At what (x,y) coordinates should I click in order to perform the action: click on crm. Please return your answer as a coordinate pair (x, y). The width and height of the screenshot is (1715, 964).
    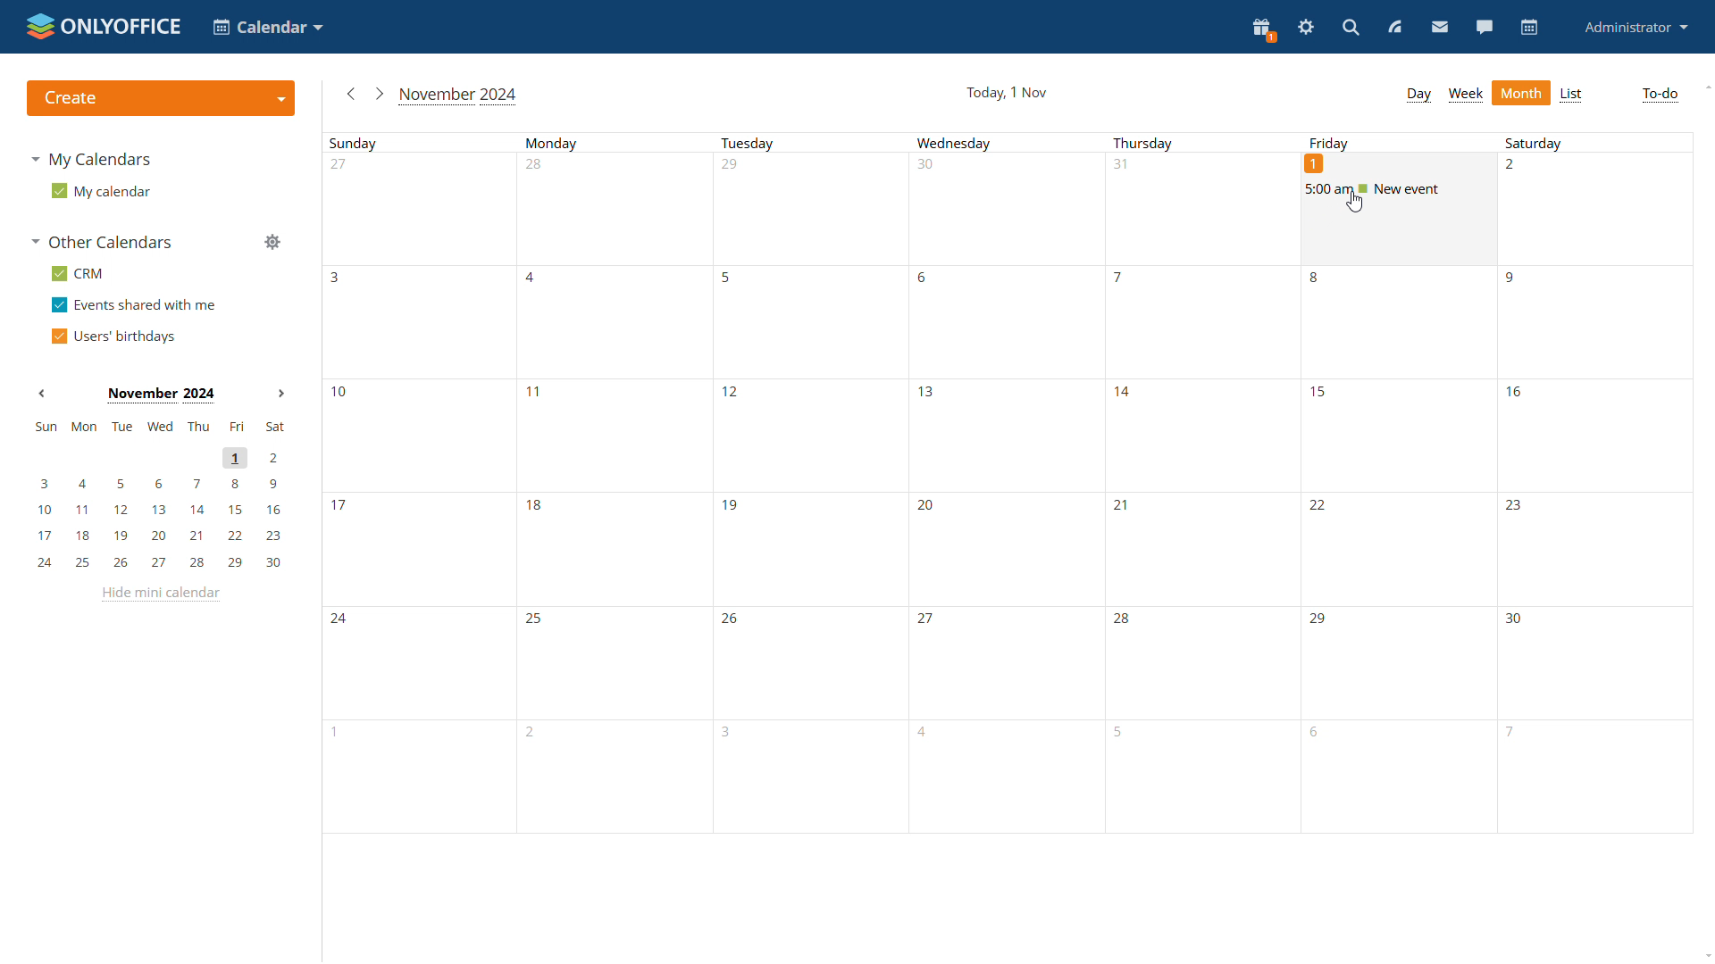
    Looking at the image, I should click on (82, 275).